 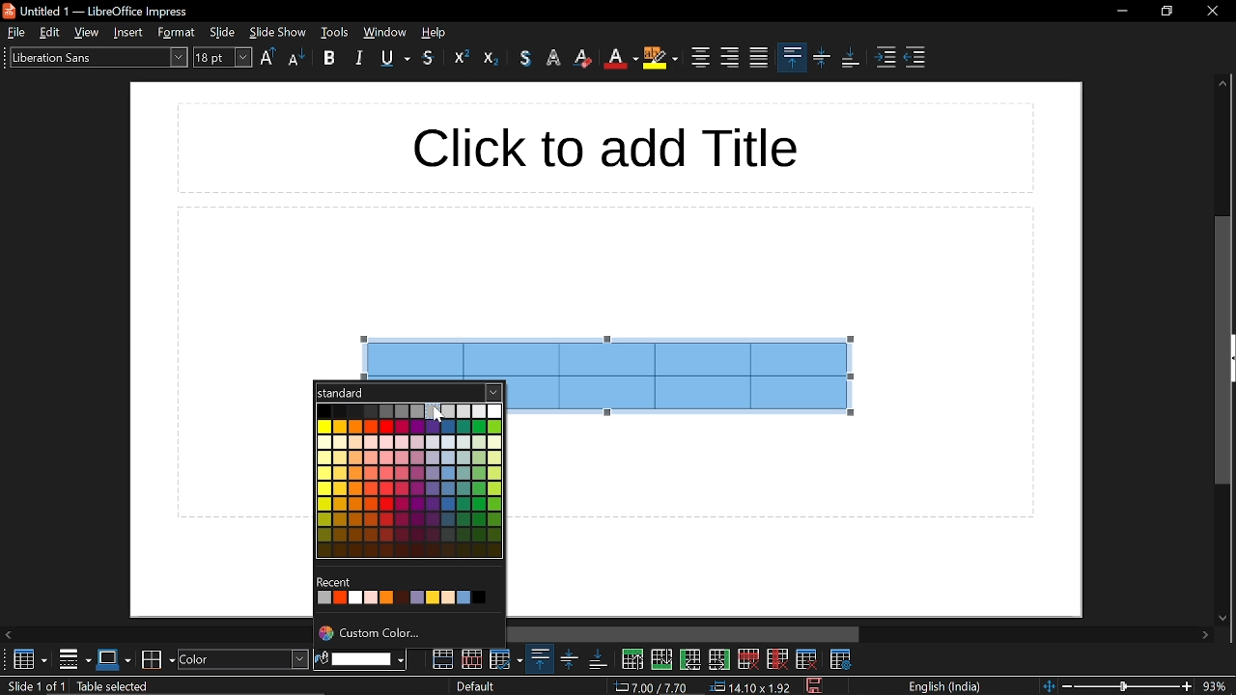 What do you see at coordinates (1207, 12) in the screenshot?
I see `close` at bounding box center [1207, 12].